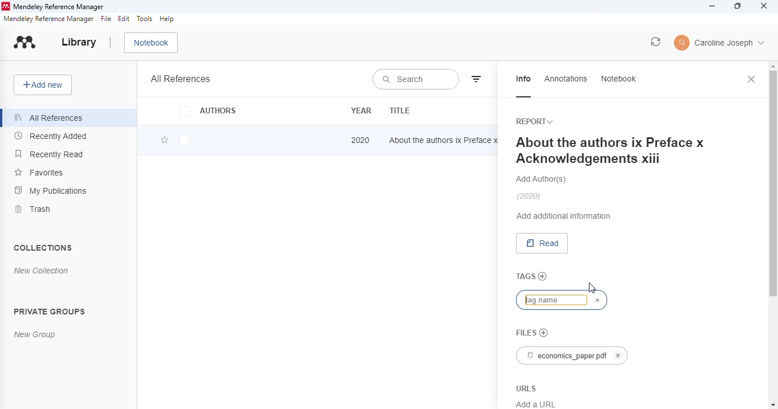 Image resolution: width=778 pixels, height=409 pixels. Describe the element at coordinates (48, 154) in the screenshot. I see `recently read` at that location.